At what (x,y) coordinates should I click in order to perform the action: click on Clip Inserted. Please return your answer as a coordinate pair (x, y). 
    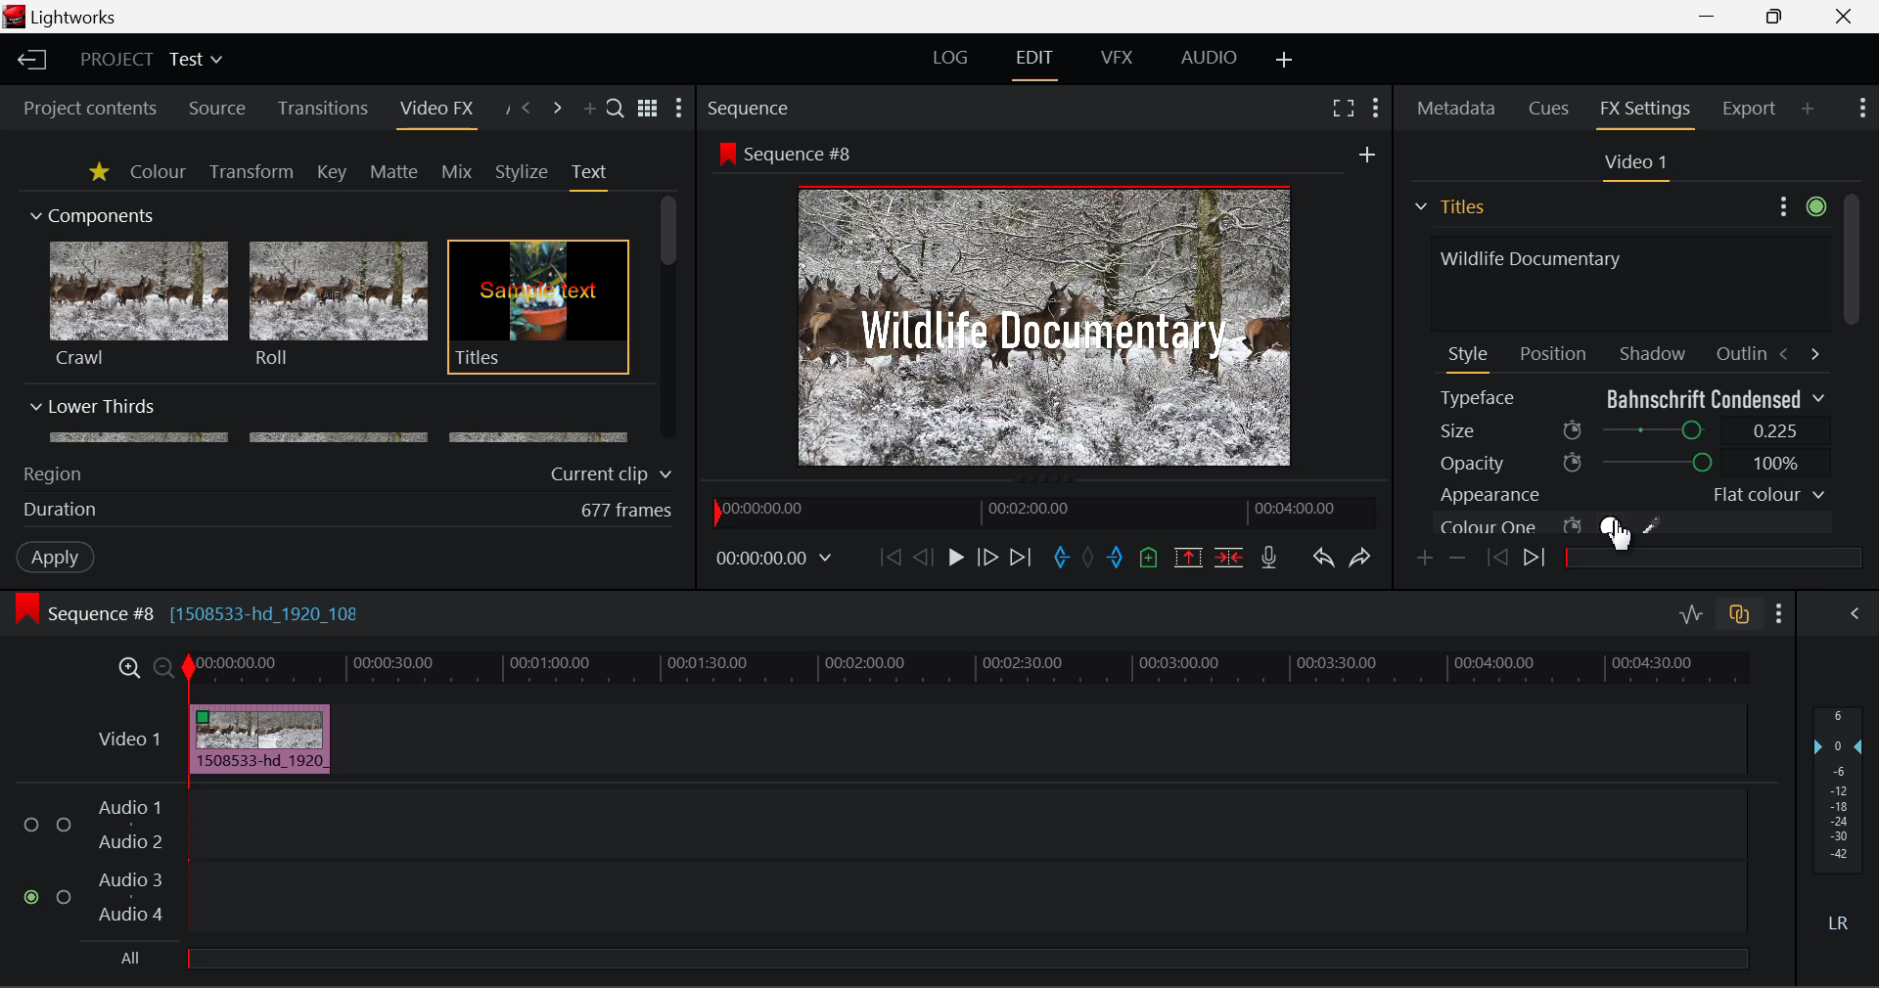
    Looking at the image, I should click on (254, 740).